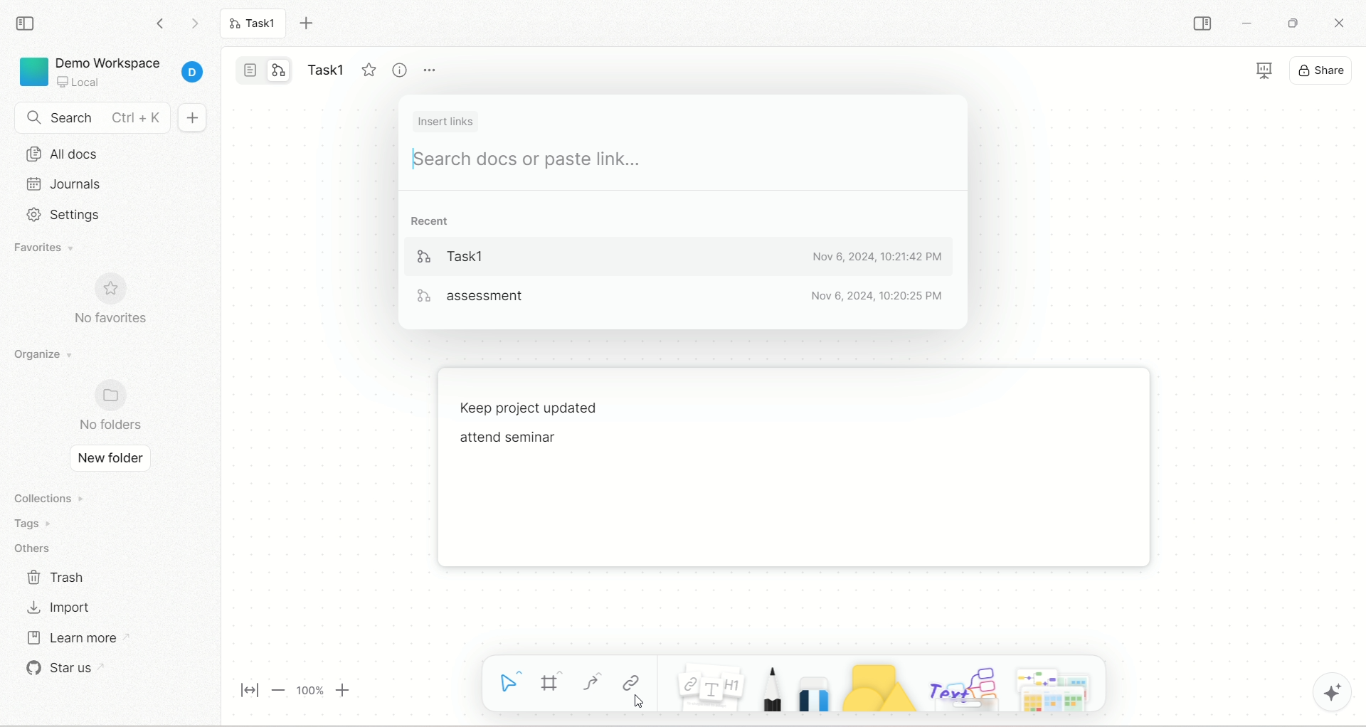 The image size is (1366, 727). Describe the element at coordinates (114, 405) in the screenshot. I see `no folders` at that location.